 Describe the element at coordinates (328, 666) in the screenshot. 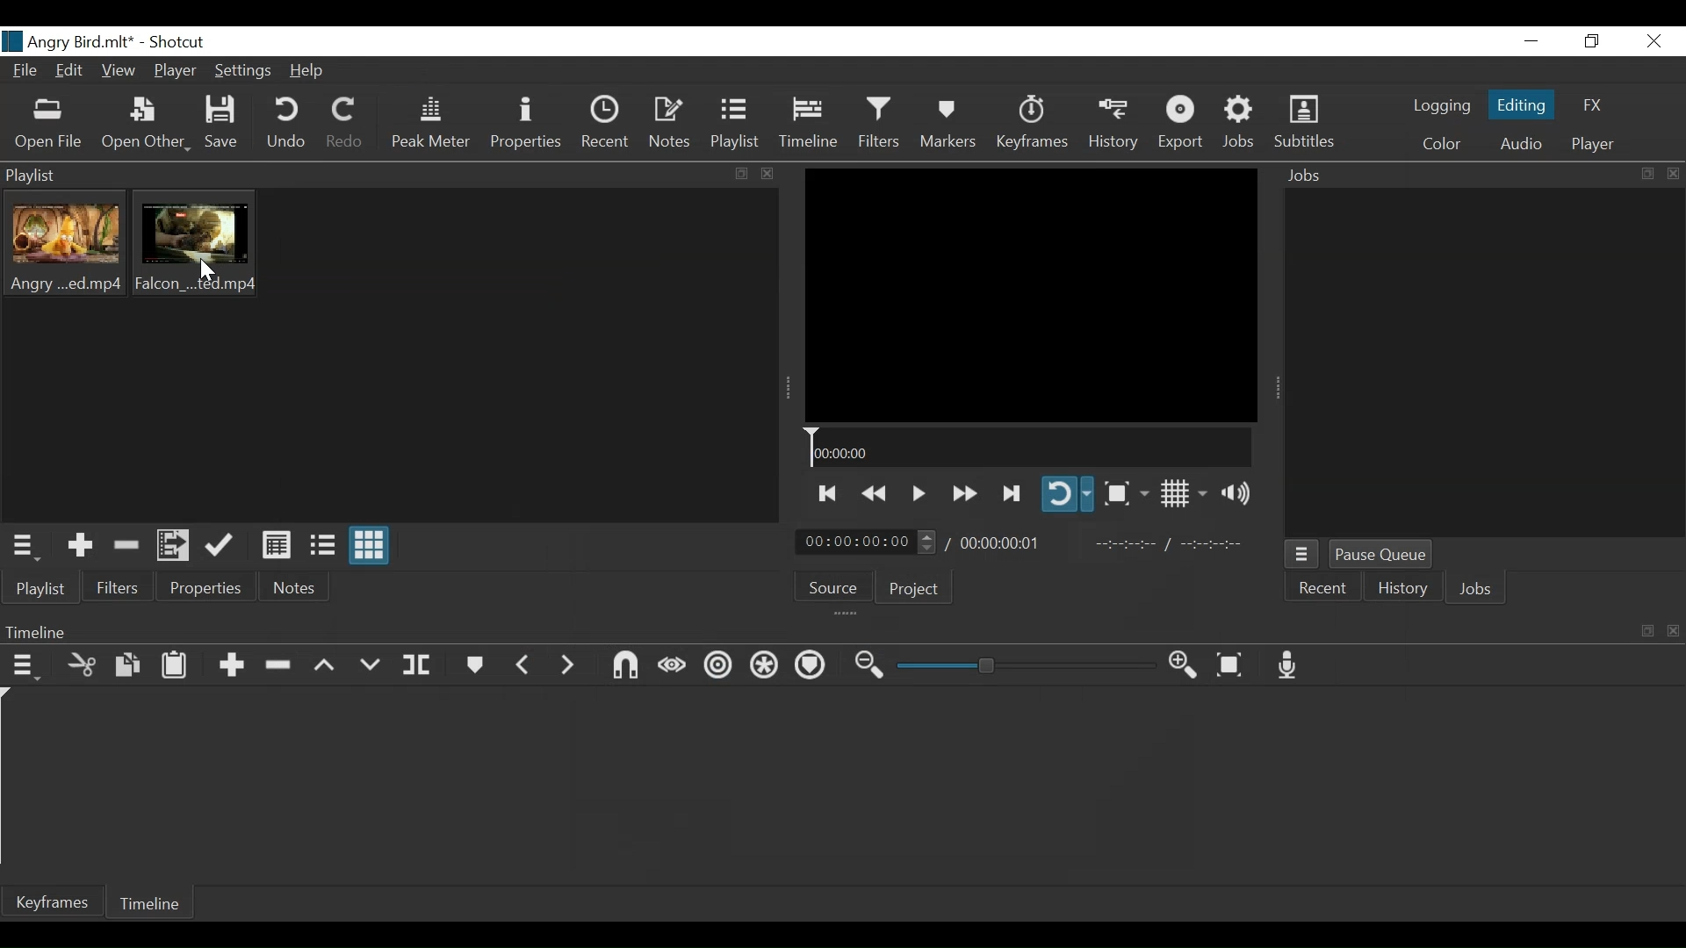

I see `Lift` at that location.